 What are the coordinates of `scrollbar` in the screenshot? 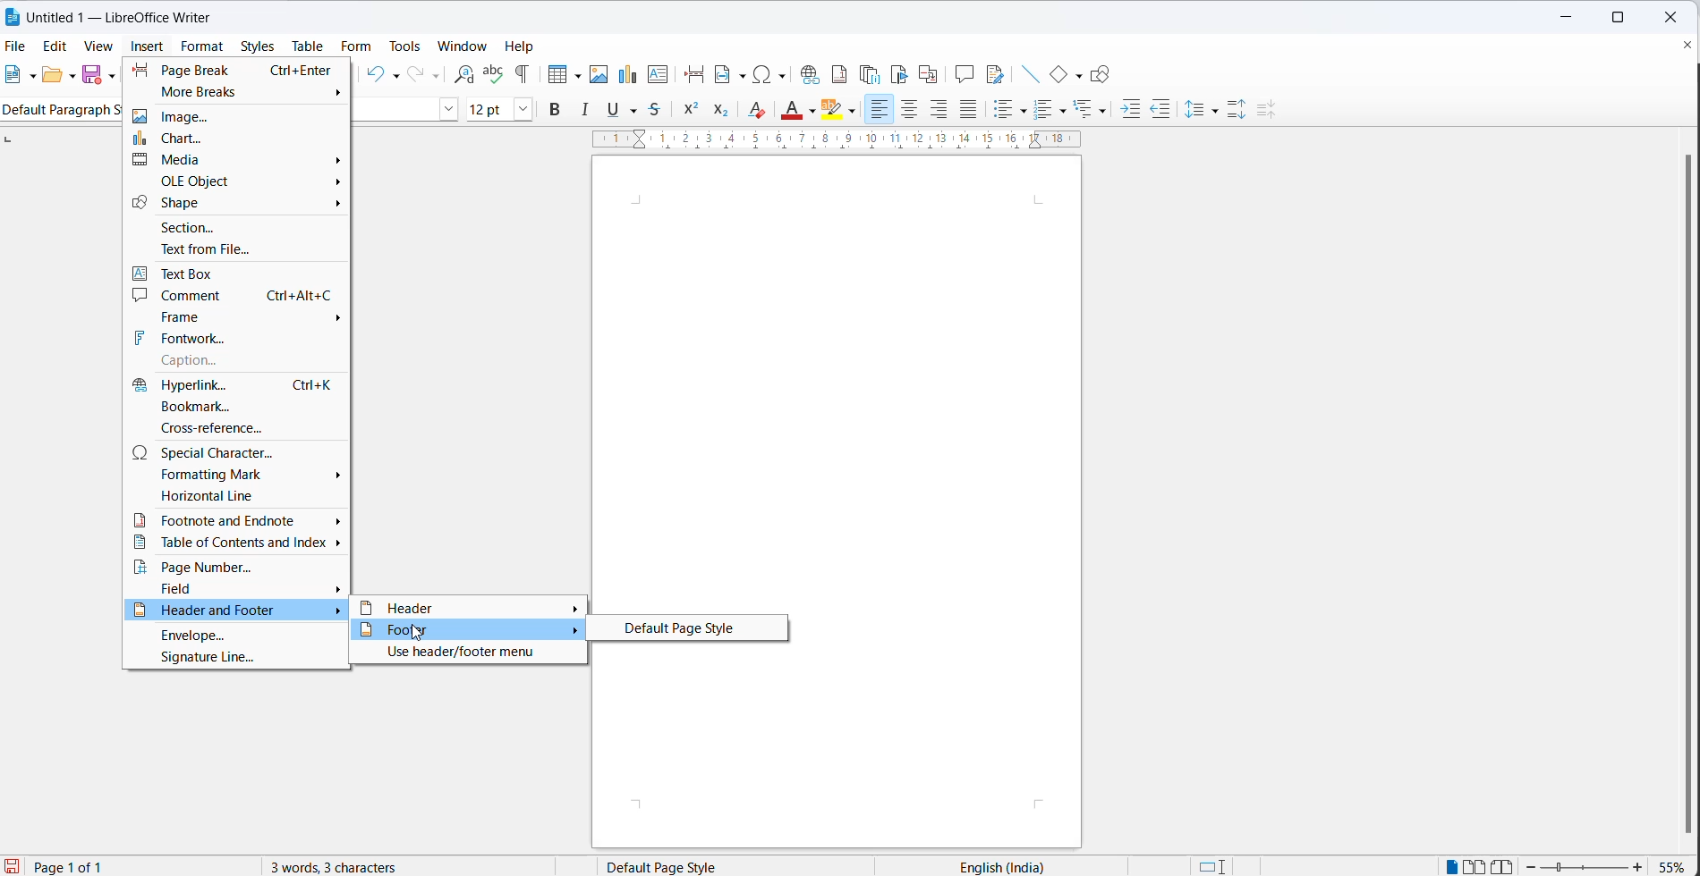 It's located at (1681, 488).